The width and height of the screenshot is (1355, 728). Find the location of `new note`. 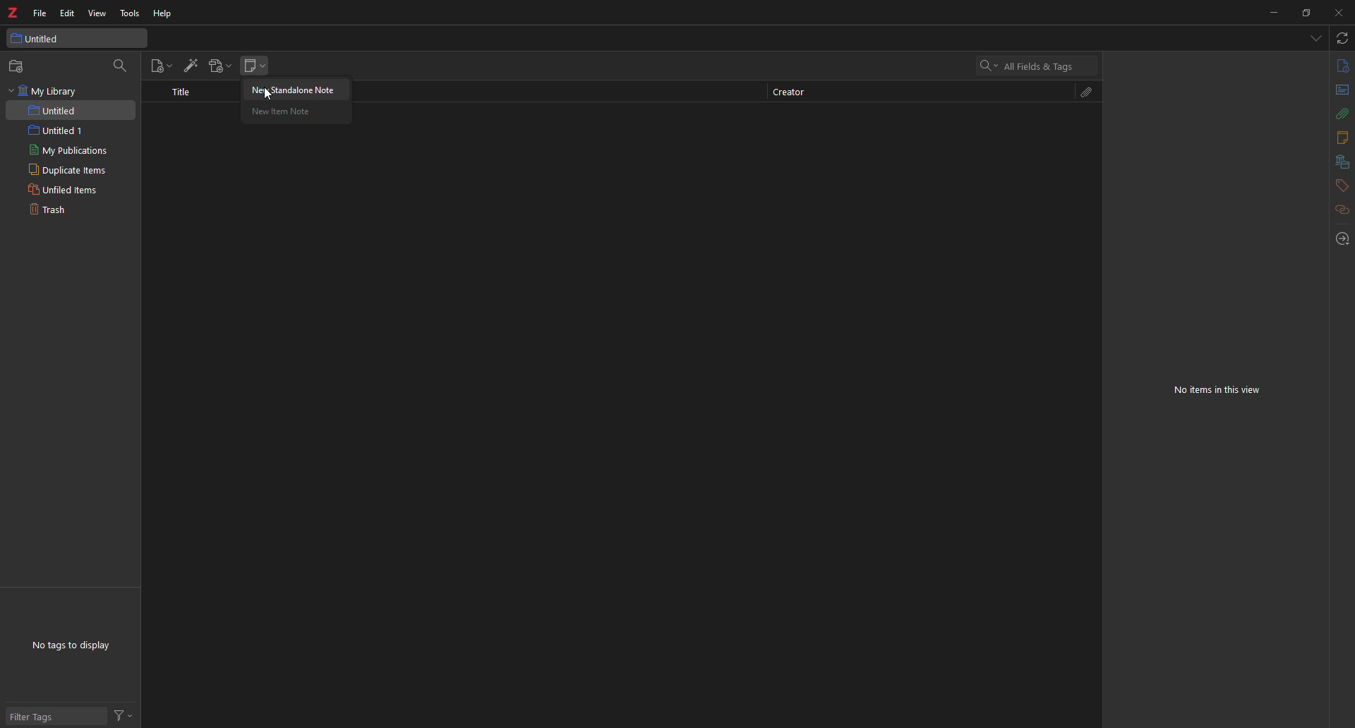

new note is located at coordinates (255, 63).